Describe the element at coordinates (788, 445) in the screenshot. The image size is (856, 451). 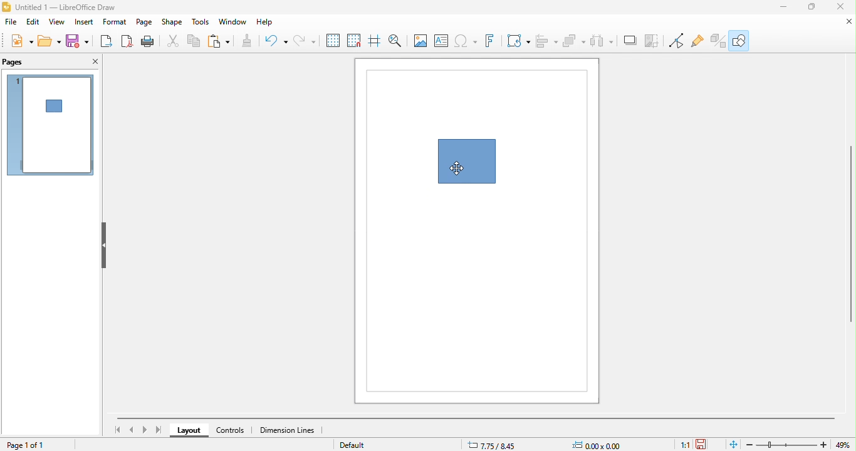
I see `zoom` at that location.